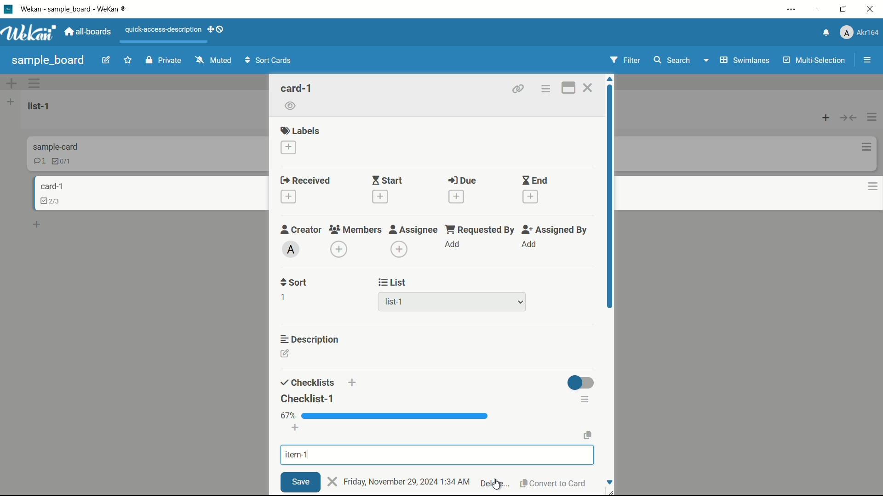 This screenshot has width=883, height=496. I want to click on add date, so click(380, 198).